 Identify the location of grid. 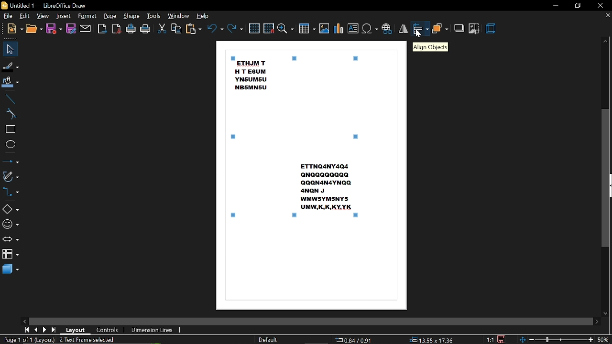
(254, 28).